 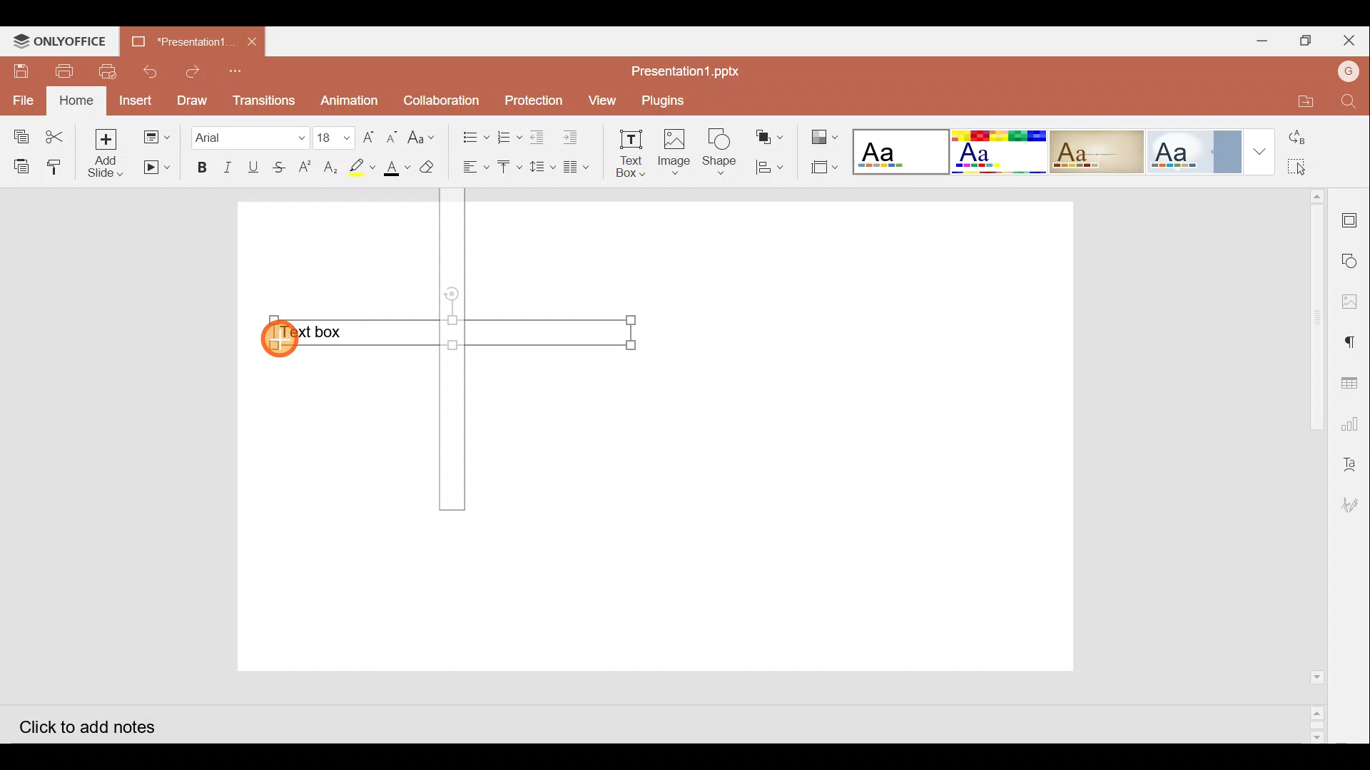 What do you see at coordinates (425, 135) in the screenshot?
I see `Change case` at bounding box center [425, 135].